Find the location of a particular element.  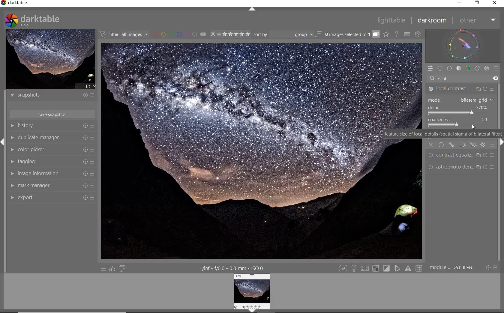

DARKROOM is located at coordinates (435, 21).